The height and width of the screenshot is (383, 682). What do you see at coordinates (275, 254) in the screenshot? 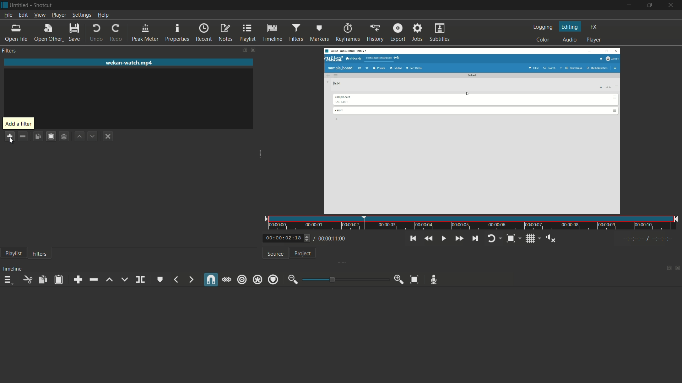
I see `source` at bounding box center [275, 254].